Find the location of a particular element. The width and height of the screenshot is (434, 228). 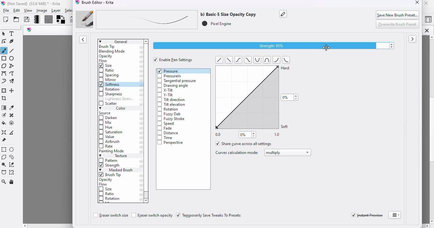

detach brush editor is located at coordinates (395, 215).